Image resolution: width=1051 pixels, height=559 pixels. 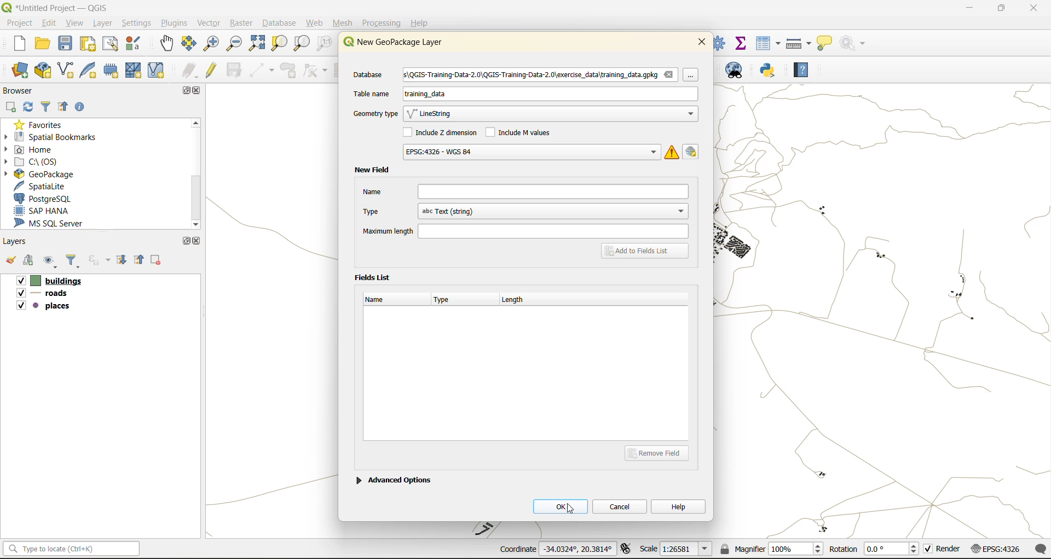 What do you see at coordinates (137, 23) in the screenshot?
I see `settings` at bounding box center [137, 23].